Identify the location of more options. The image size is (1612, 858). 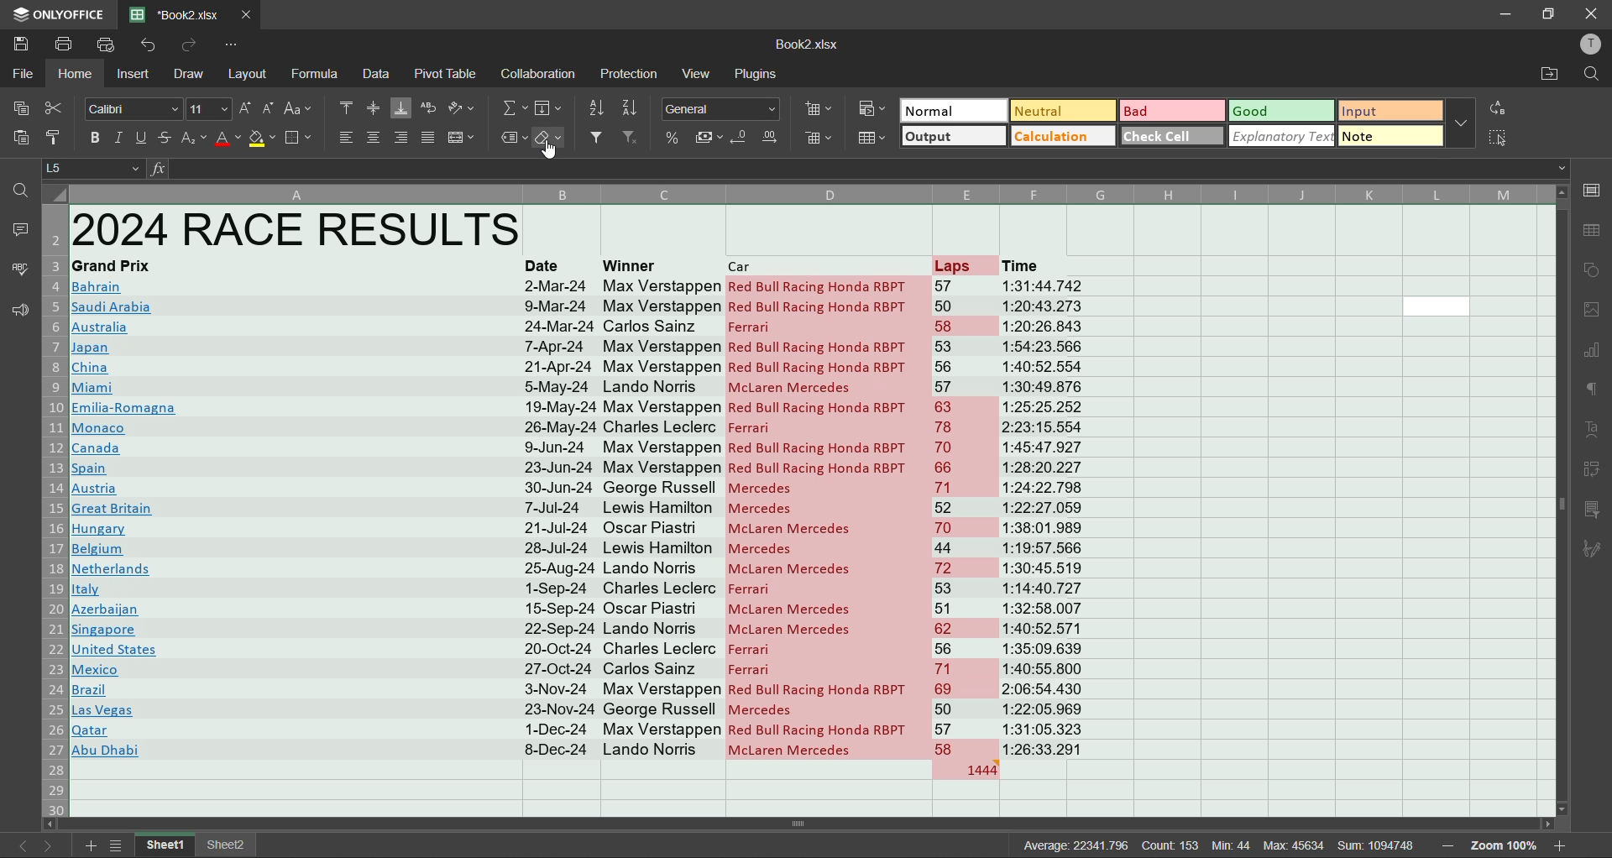
(1462, 123).